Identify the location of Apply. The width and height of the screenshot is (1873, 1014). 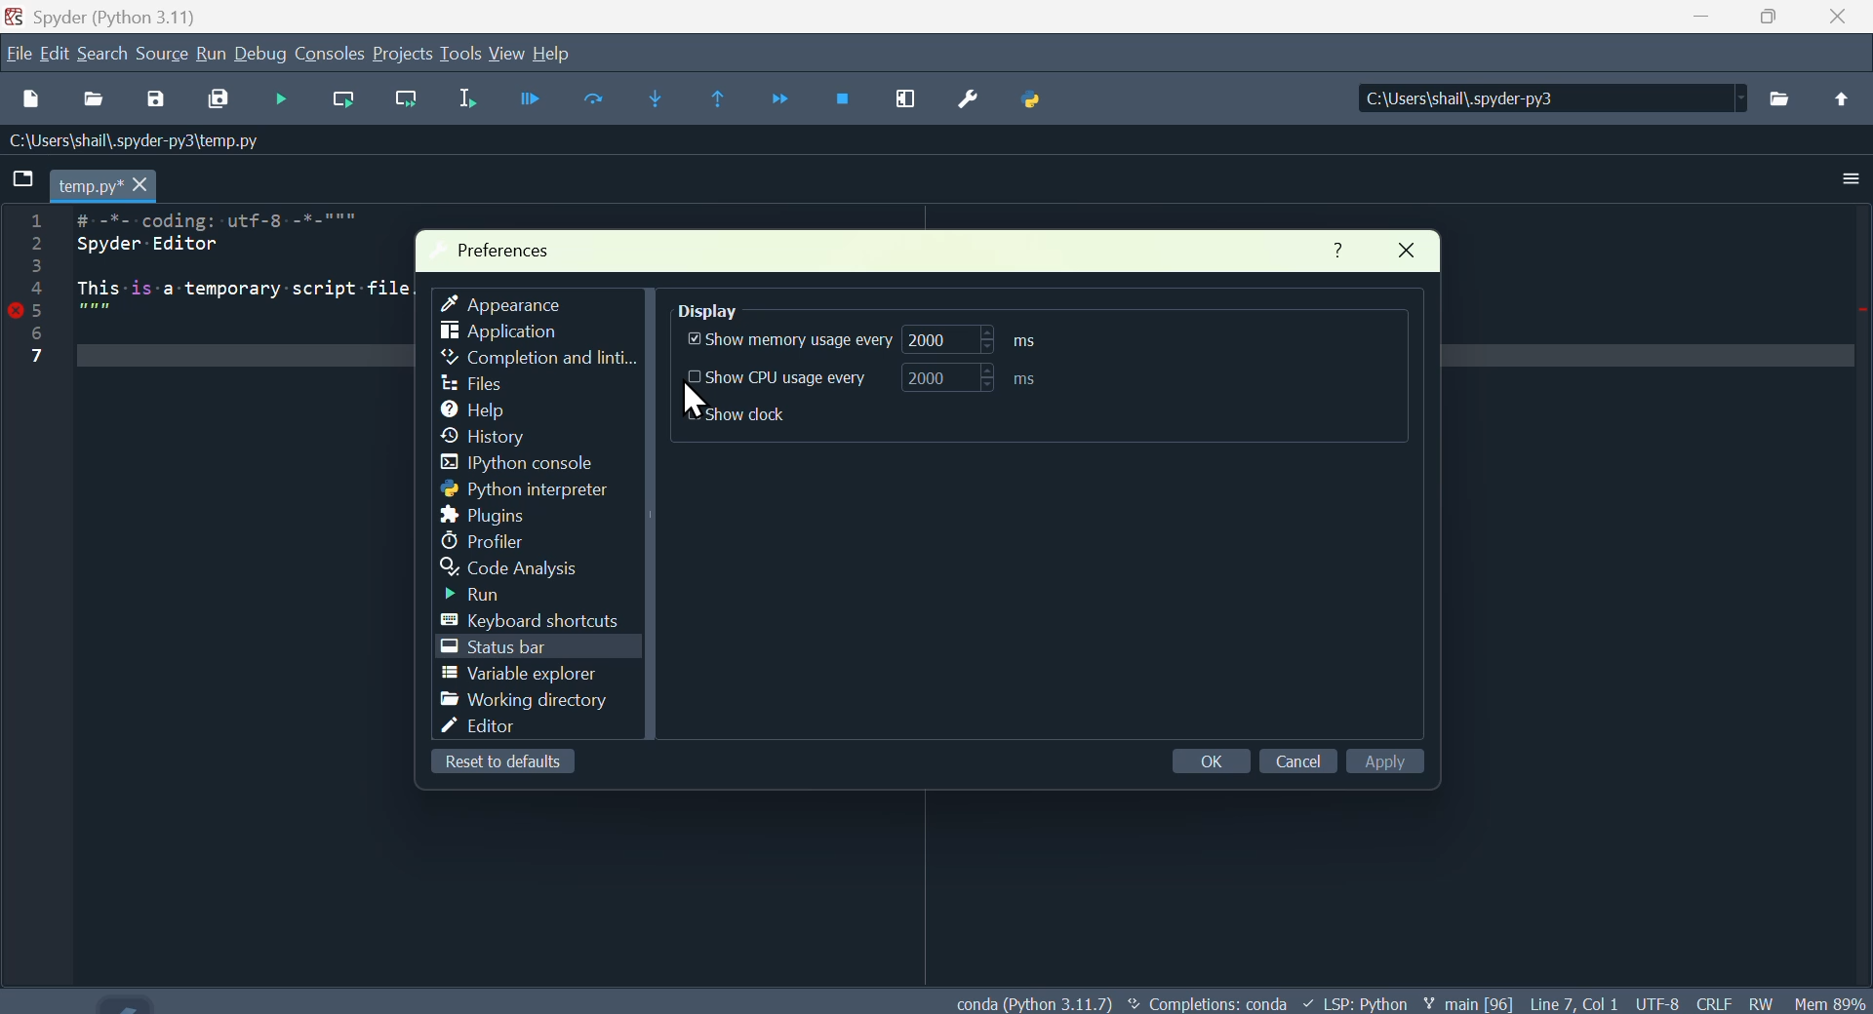
(1395, 763).